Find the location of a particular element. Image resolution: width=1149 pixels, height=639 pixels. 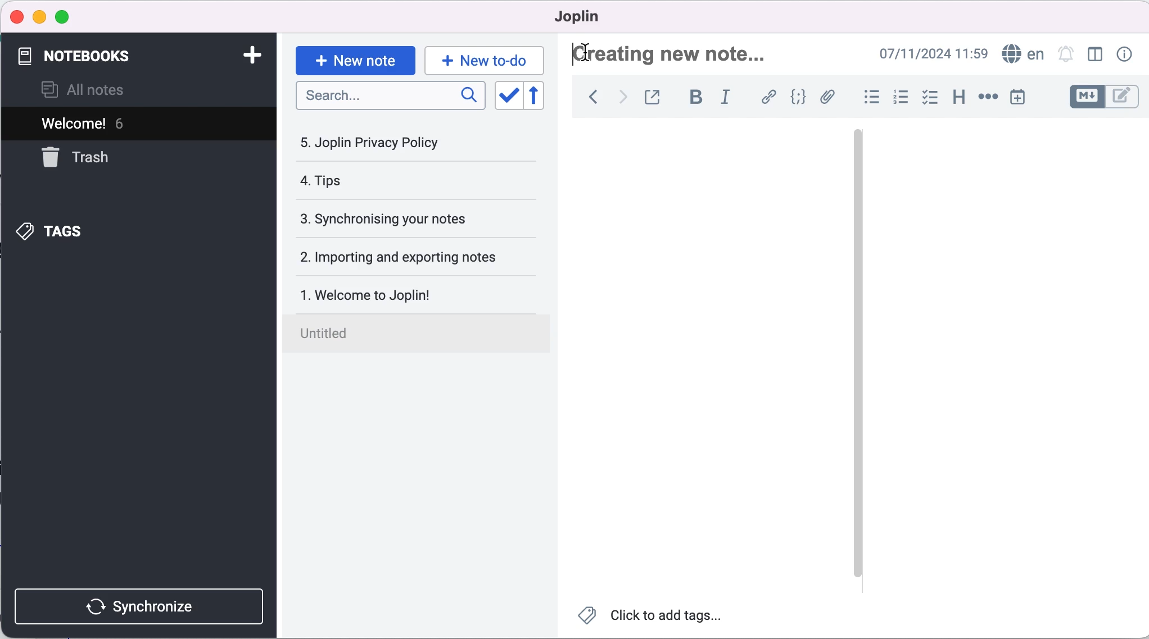

code is located at coordinates (799, 97).